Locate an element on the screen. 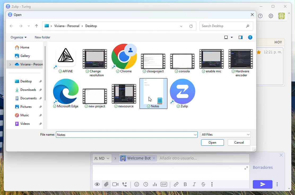  File name is located at coordinates (48, 135).